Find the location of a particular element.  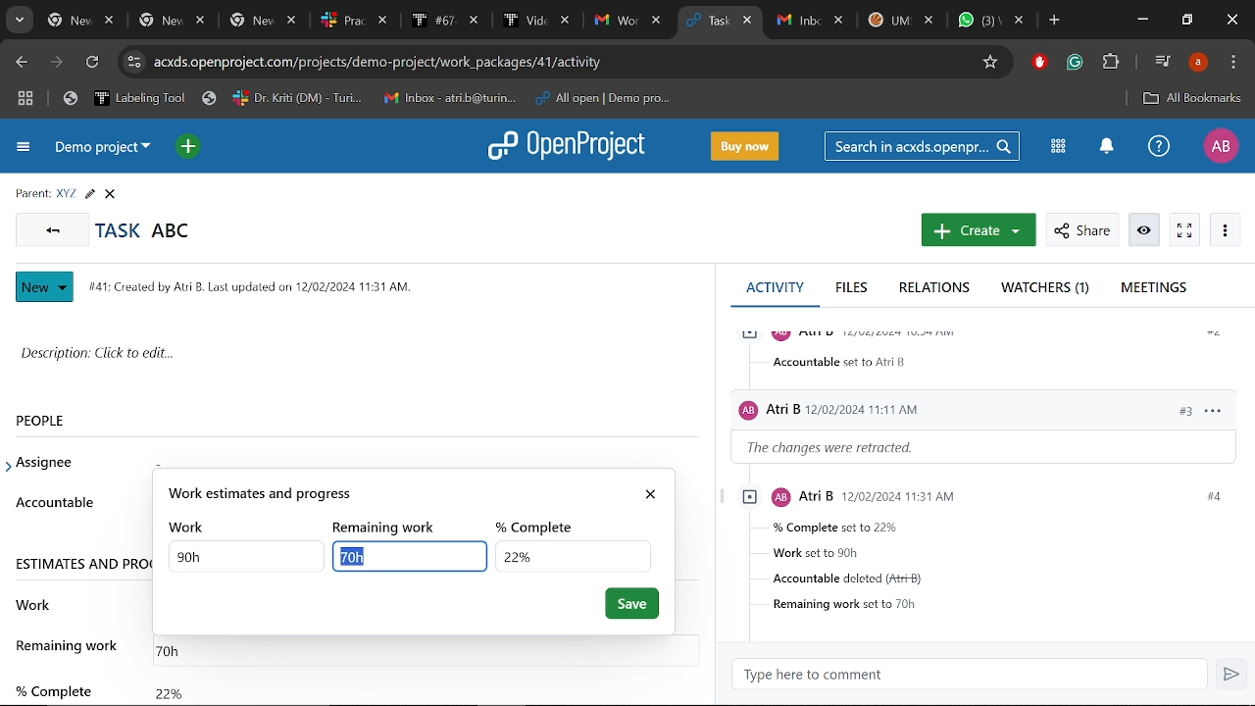

Edit is located at coordinates (89, 194).